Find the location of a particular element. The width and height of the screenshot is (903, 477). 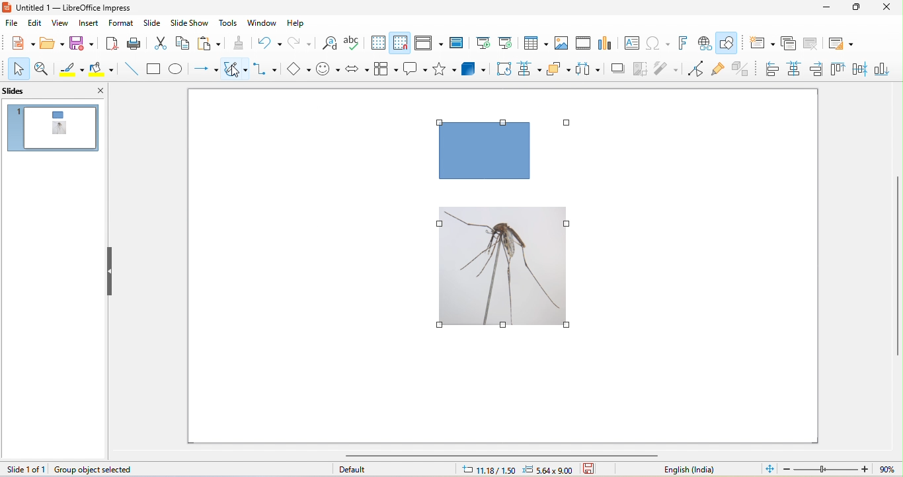

export directly as pdf is located at coordinates (112, 44).